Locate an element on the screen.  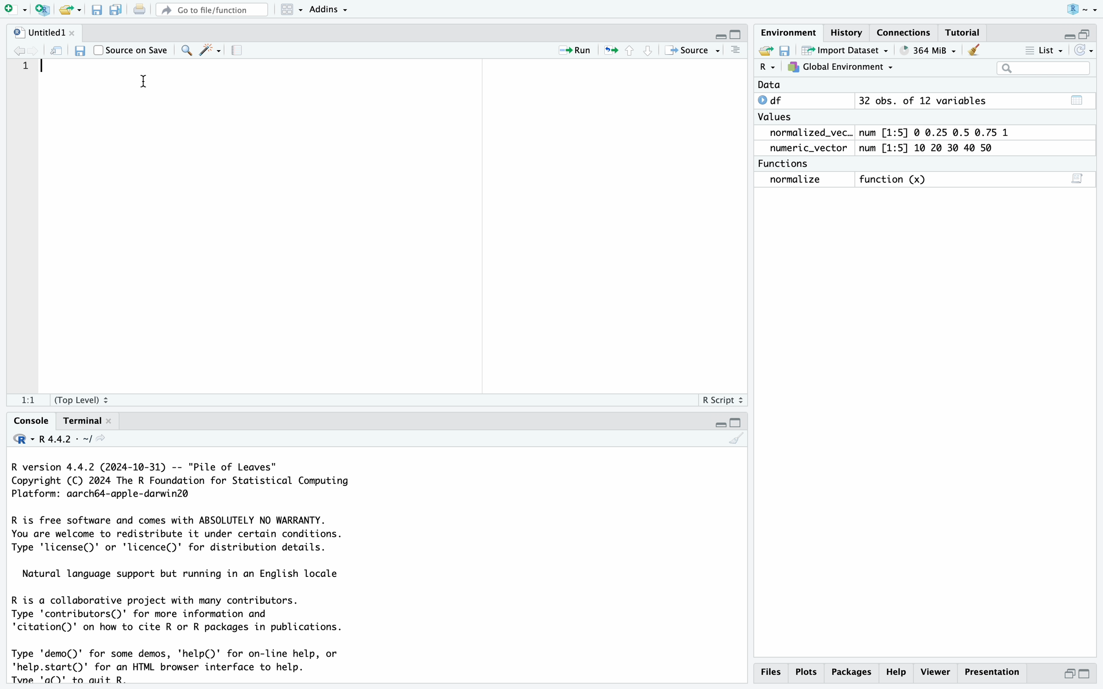
Global Environment is located at coordinates (841, 67).